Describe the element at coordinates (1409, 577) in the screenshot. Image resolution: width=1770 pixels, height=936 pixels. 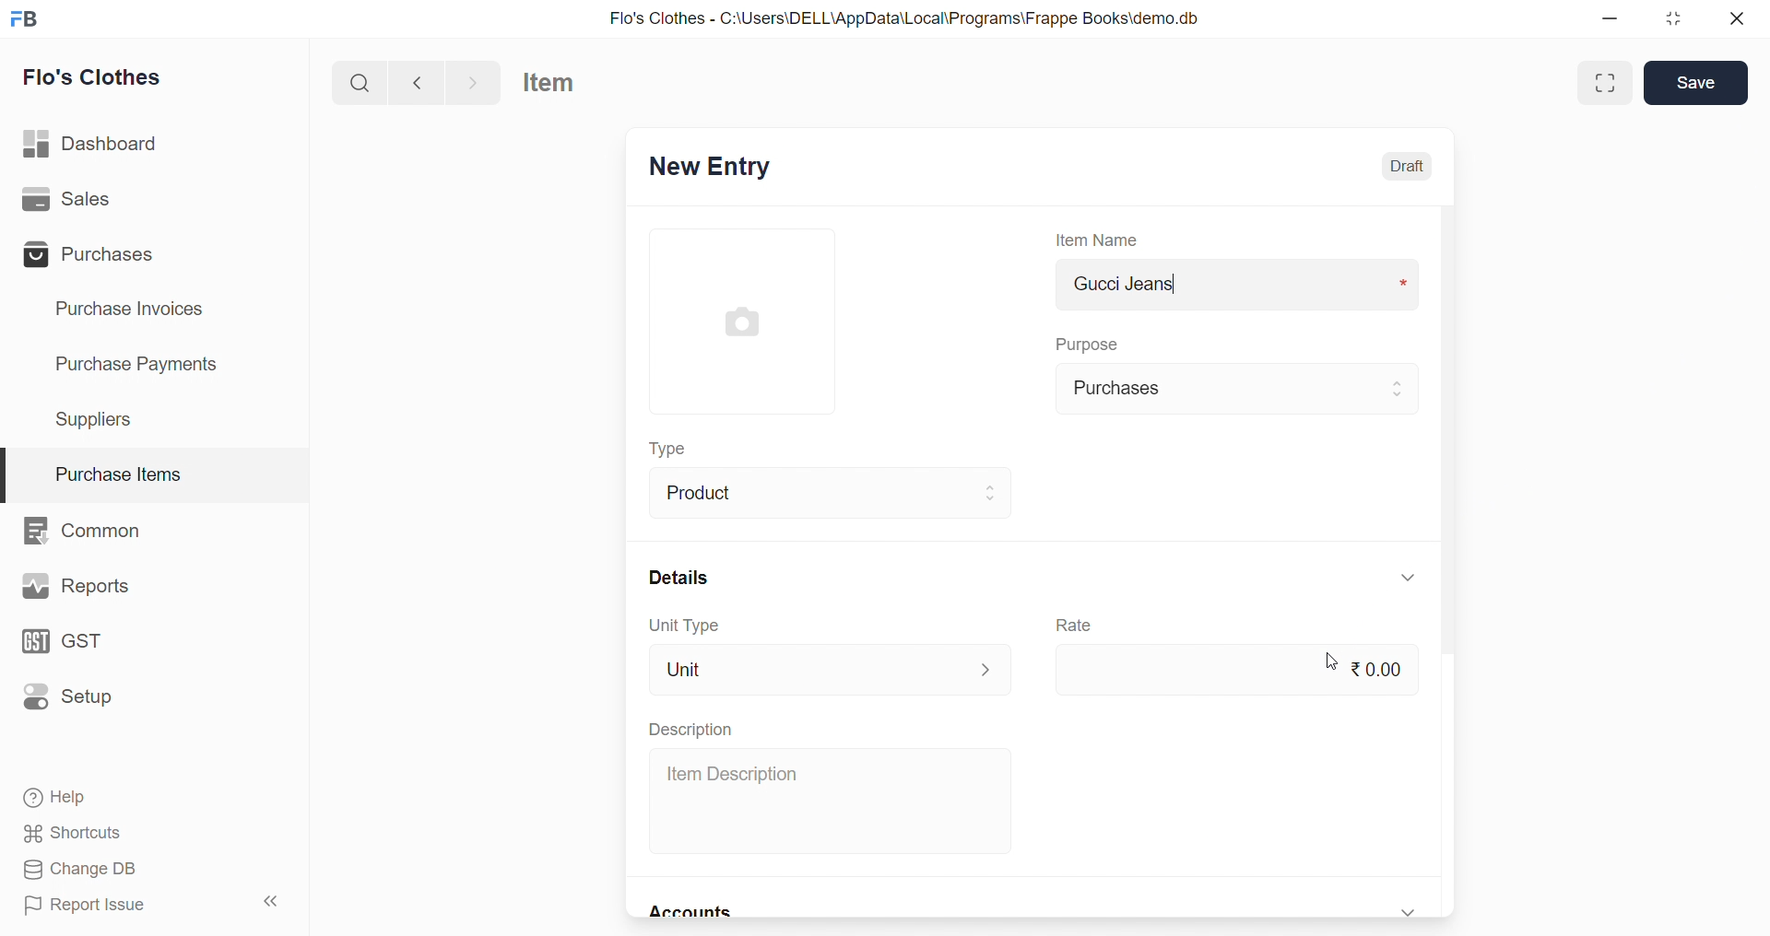
I see `expand/collapse` at that location.